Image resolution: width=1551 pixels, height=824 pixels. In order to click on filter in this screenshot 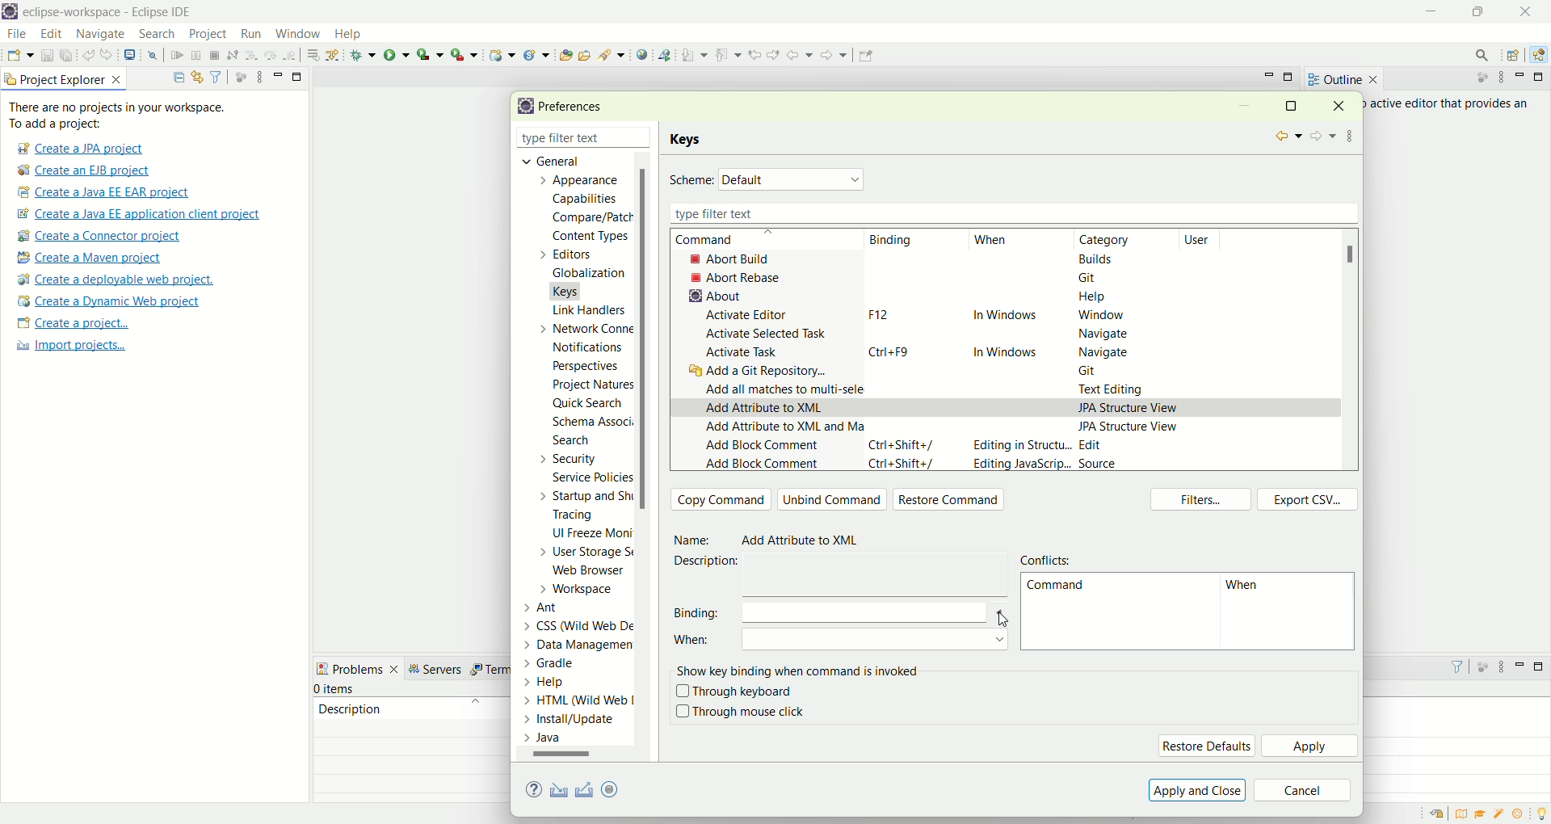, I will do `click(1450, 666)`.